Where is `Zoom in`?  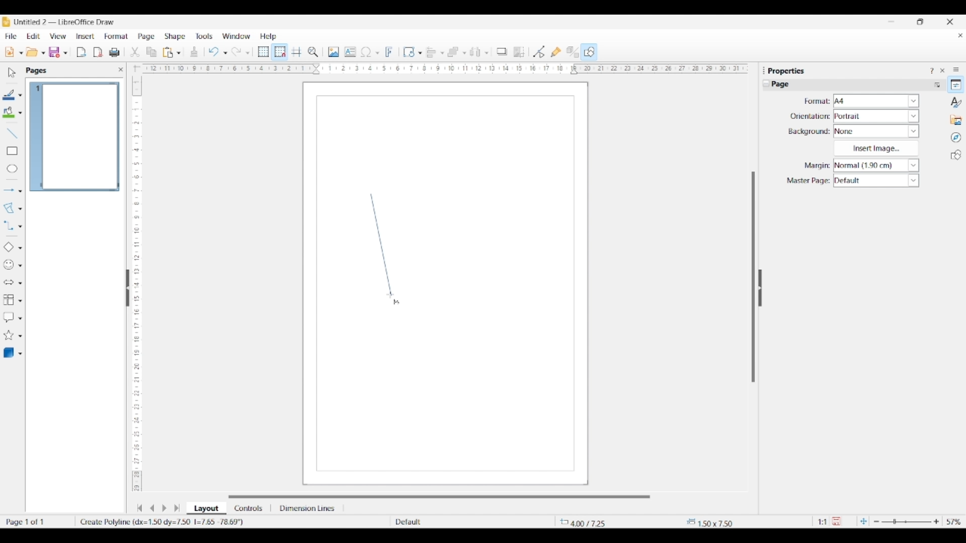
Zoom in is located at coordinates (936, 521).